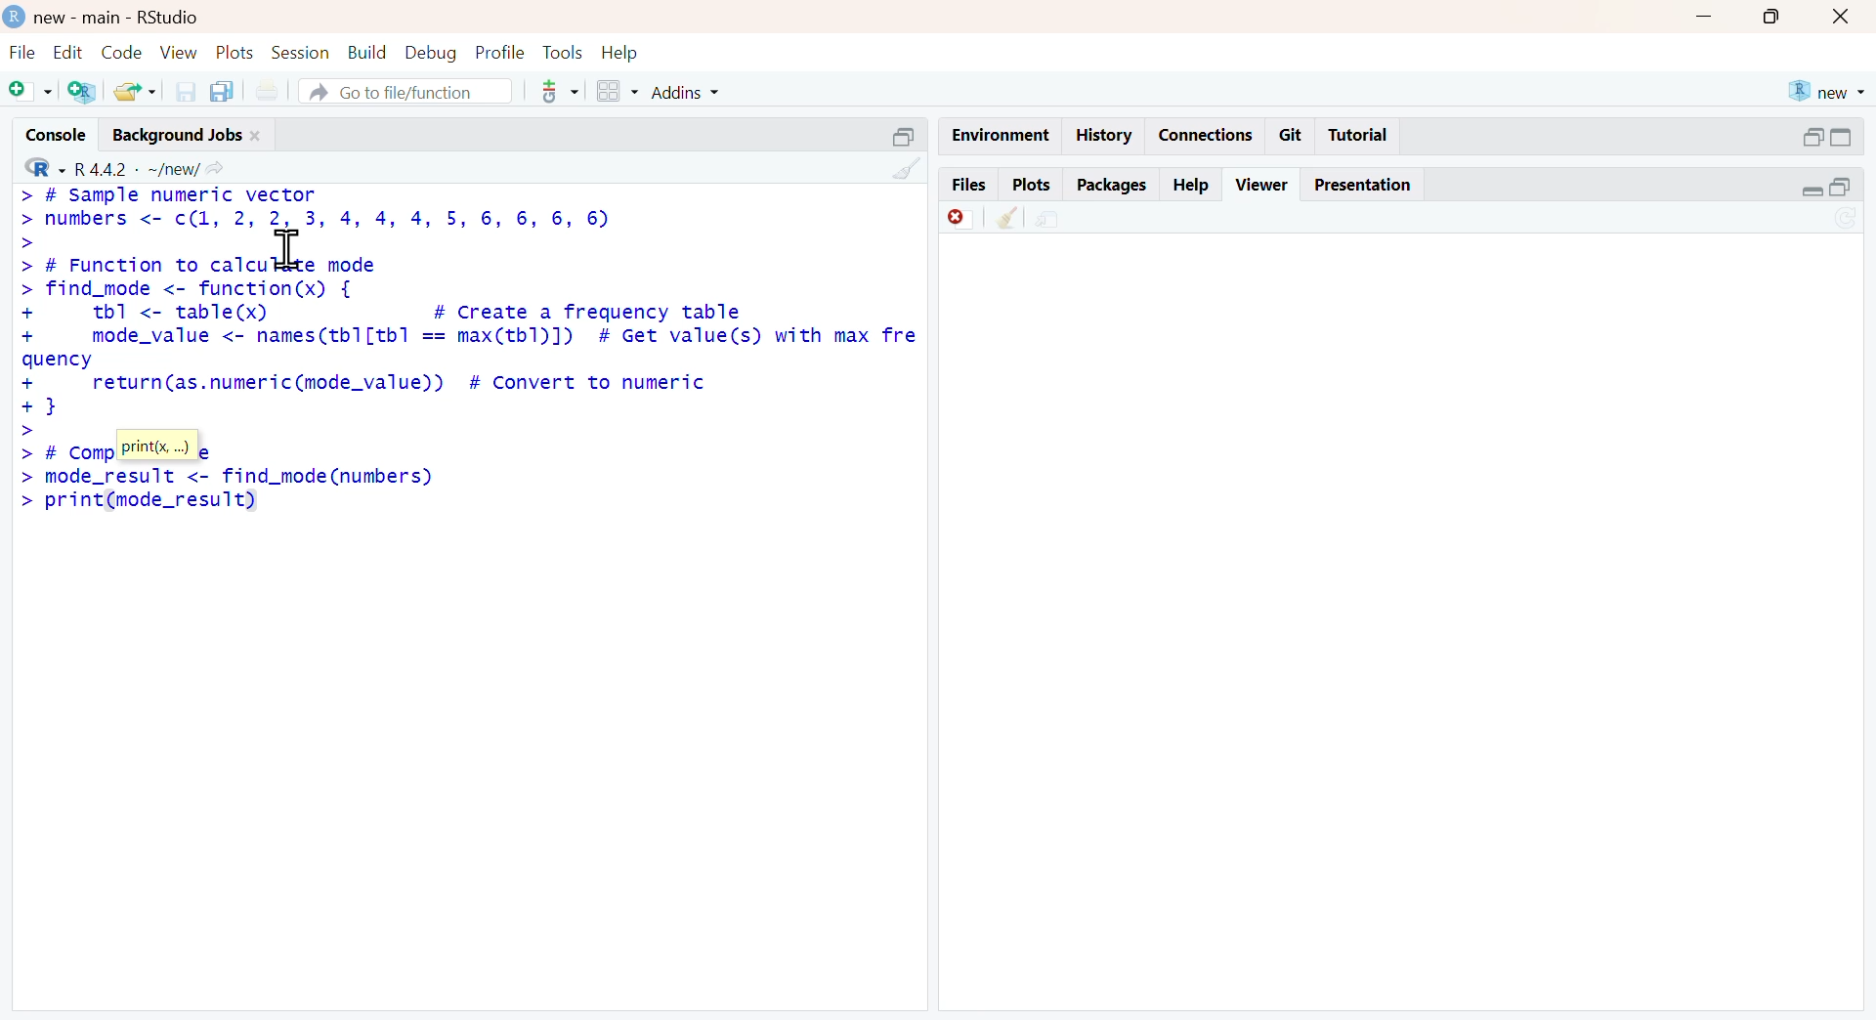 The image size is (1876, 1020). What do you see at coordinates (1840, 186) in the screenshot?
I see `open in separate window` at bounding box center [1840, 186].